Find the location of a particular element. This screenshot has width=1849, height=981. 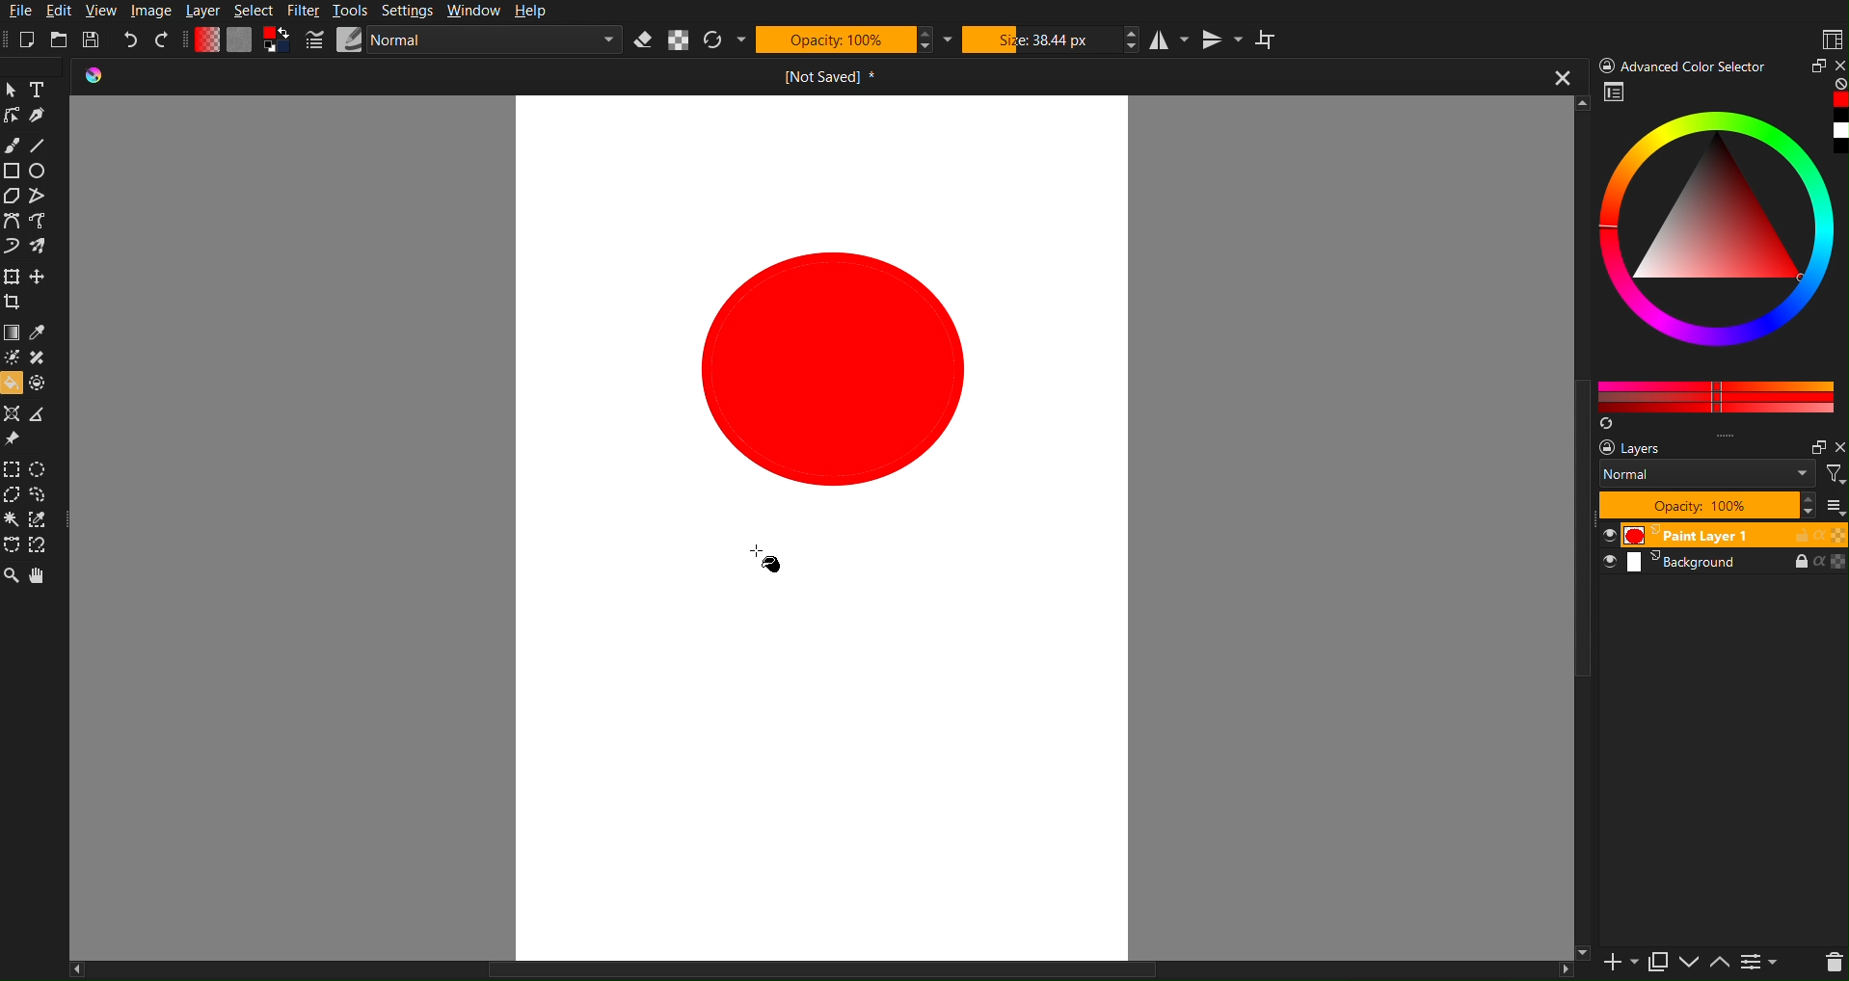

Tools is located at coordinates (352, 12).